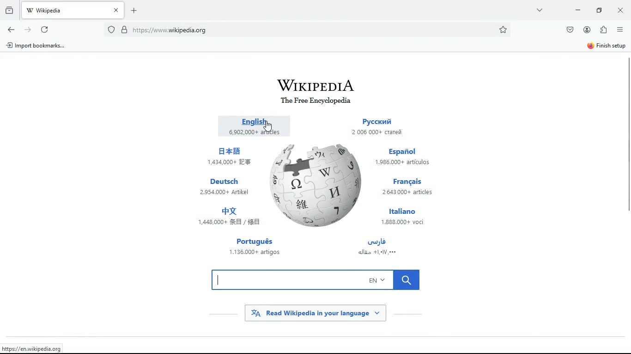 The image size is (631, 354). I want to click on add new tab, so click(136, 10).